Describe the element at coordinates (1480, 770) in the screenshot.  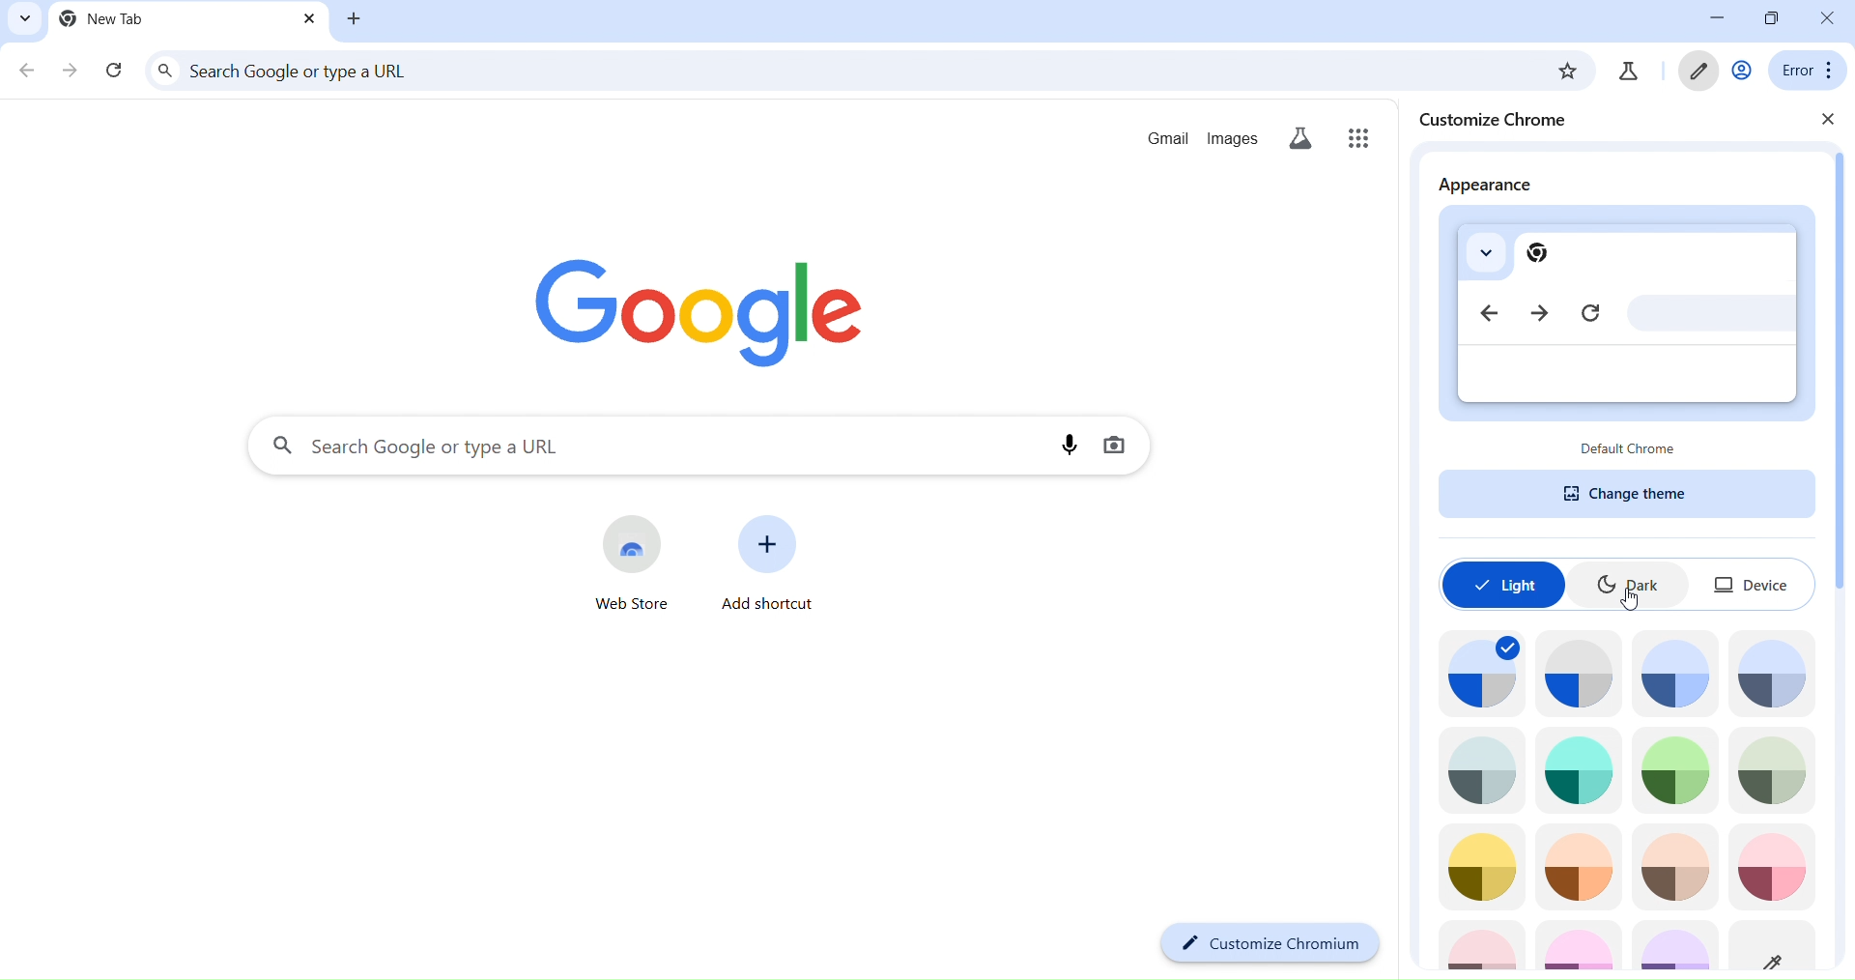
I see `theme icon` at that location.